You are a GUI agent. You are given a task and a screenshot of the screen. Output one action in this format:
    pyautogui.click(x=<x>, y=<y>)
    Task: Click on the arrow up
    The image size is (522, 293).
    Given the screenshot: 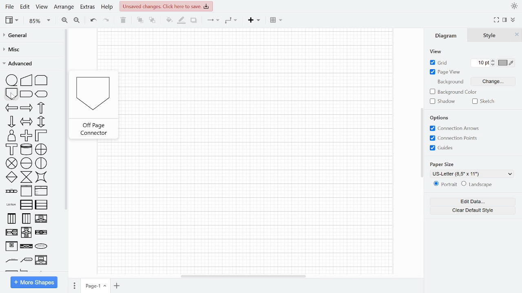 What is the action you would take?
    pyautogui.click(x=40, y=108)
    